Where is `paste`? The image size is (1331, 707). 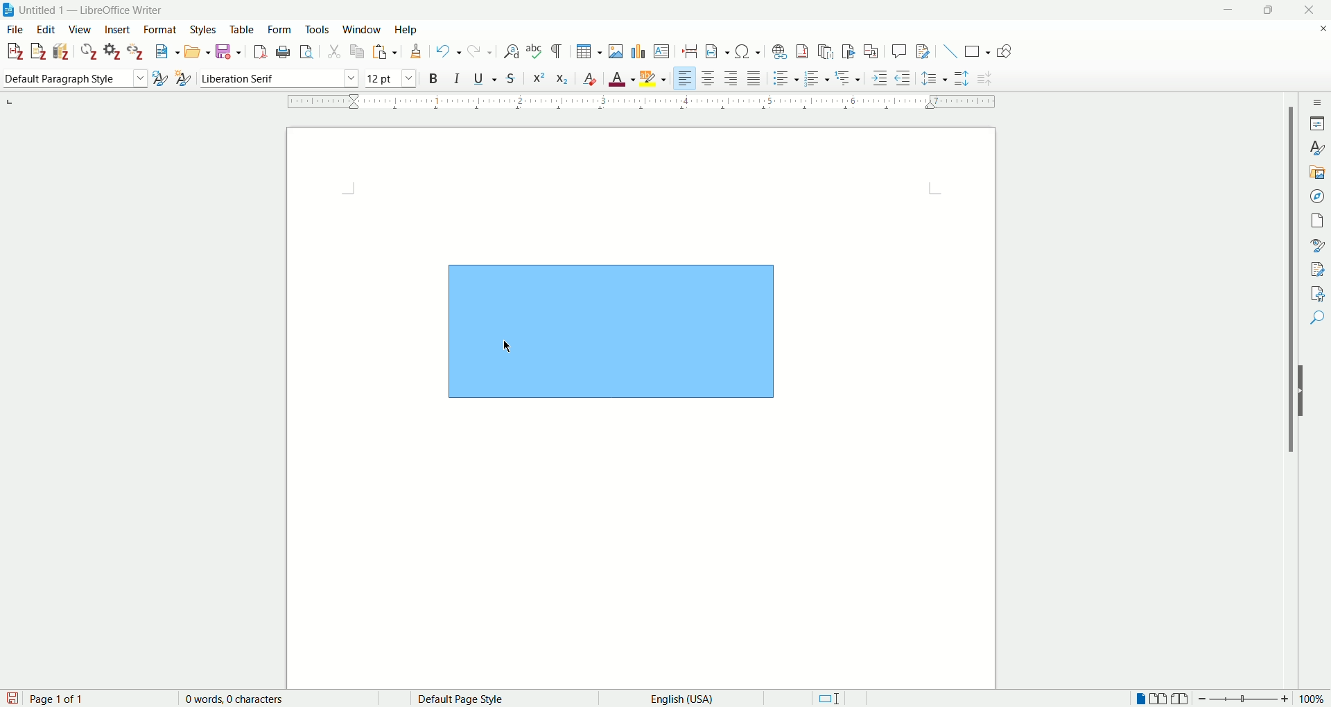
paste is located at coordinates (384, 51).